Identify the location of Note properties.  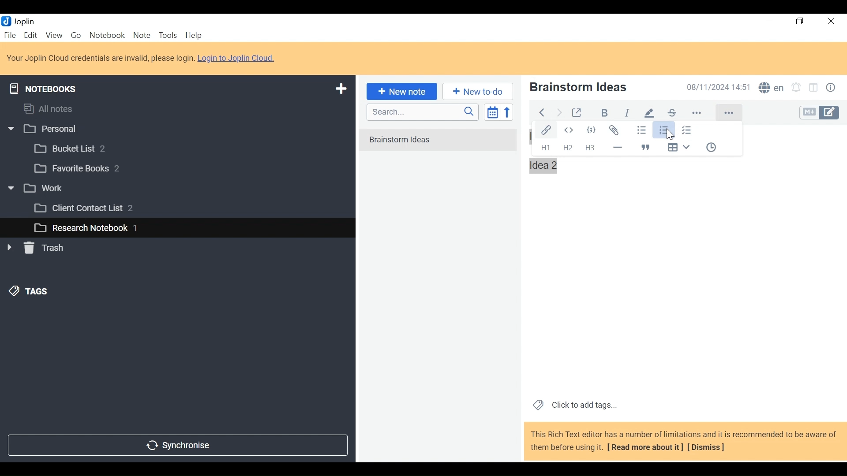
(832, 89).